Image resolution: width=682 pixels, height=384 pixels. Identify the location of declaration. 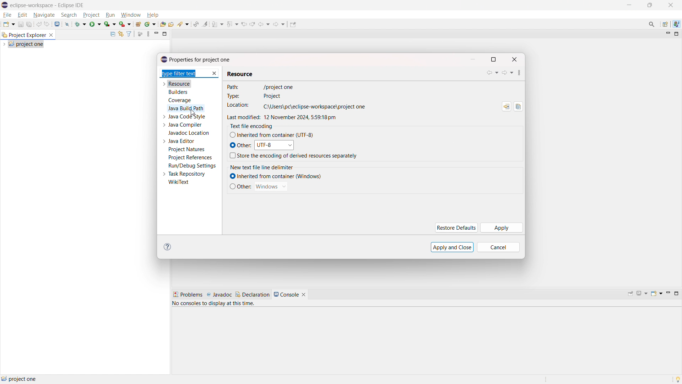
(253, 294).